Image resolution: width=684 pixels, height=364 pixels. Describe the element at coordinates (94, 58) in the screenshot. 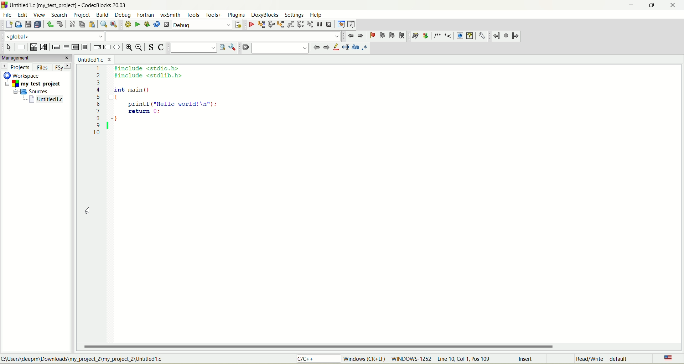

I see `untitled1.c` at that location.